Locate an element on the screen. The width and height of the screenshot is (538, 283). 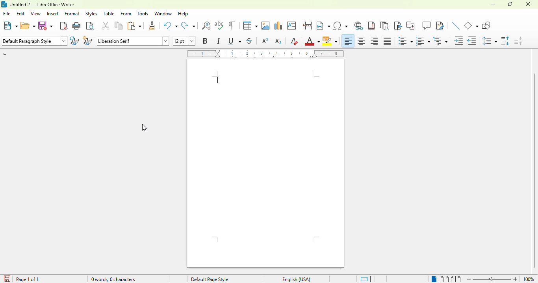
character highlighting color is located at coordinates (330, 42).